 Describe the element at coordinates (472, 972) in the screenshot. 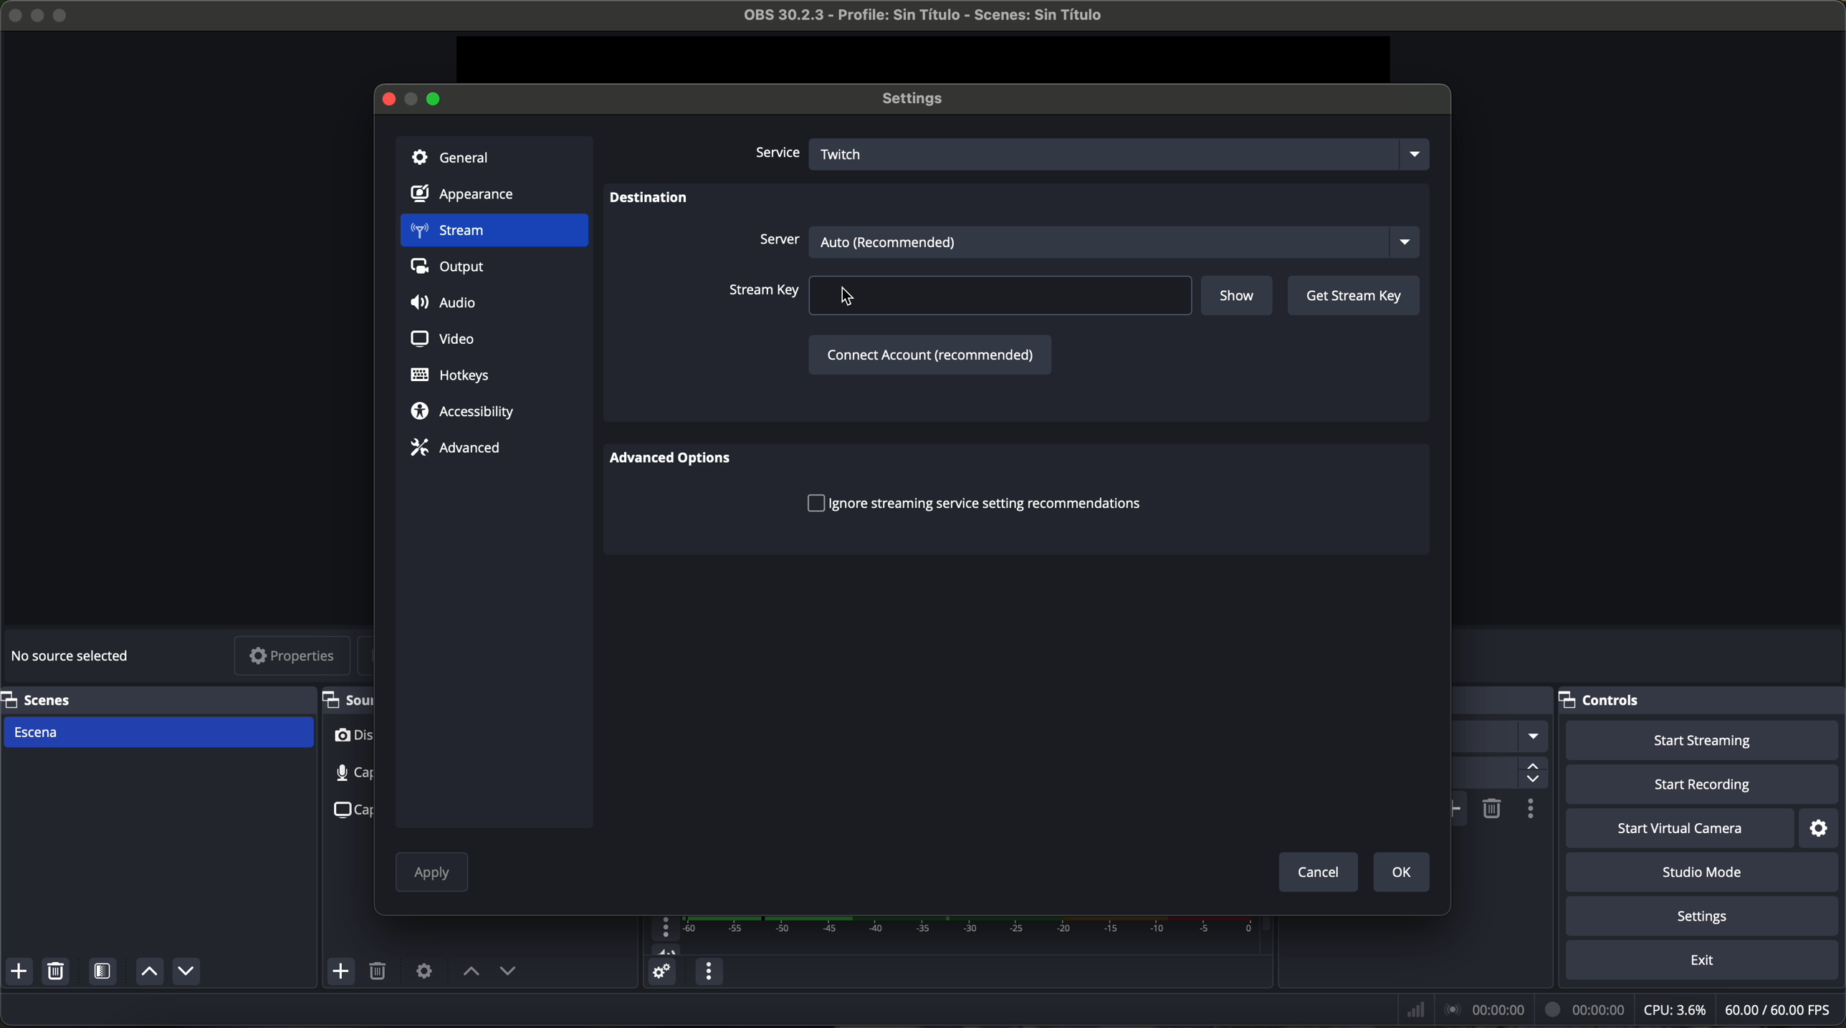

I see `move source up` at that location.